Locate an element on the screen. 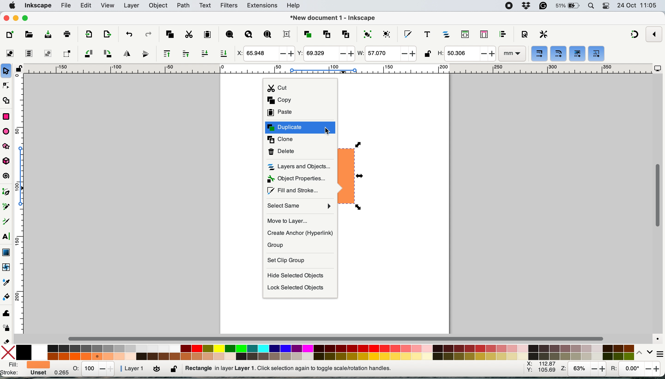 The width and height of the screenshot is (665, 379). paste is located at coordinates (207, 35).